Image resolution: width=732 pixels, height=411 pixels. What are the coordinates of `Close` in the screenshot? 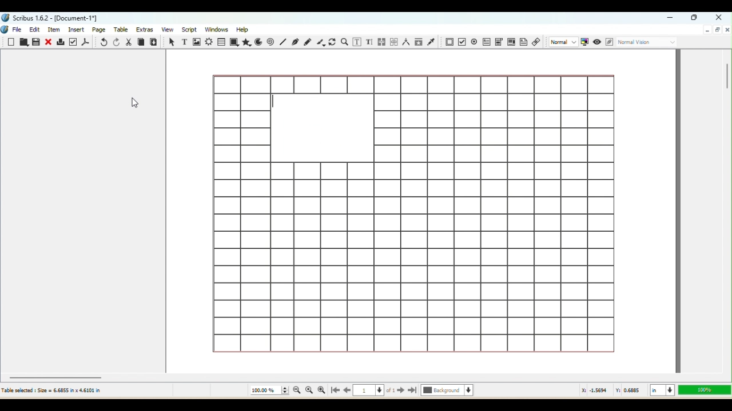 It's located at (49, 42).